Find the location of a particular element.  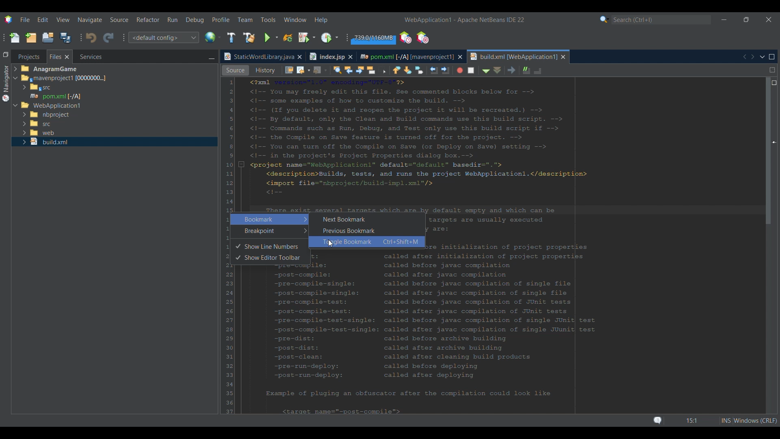

Status bar details changed is located at coordinates (705, 421).